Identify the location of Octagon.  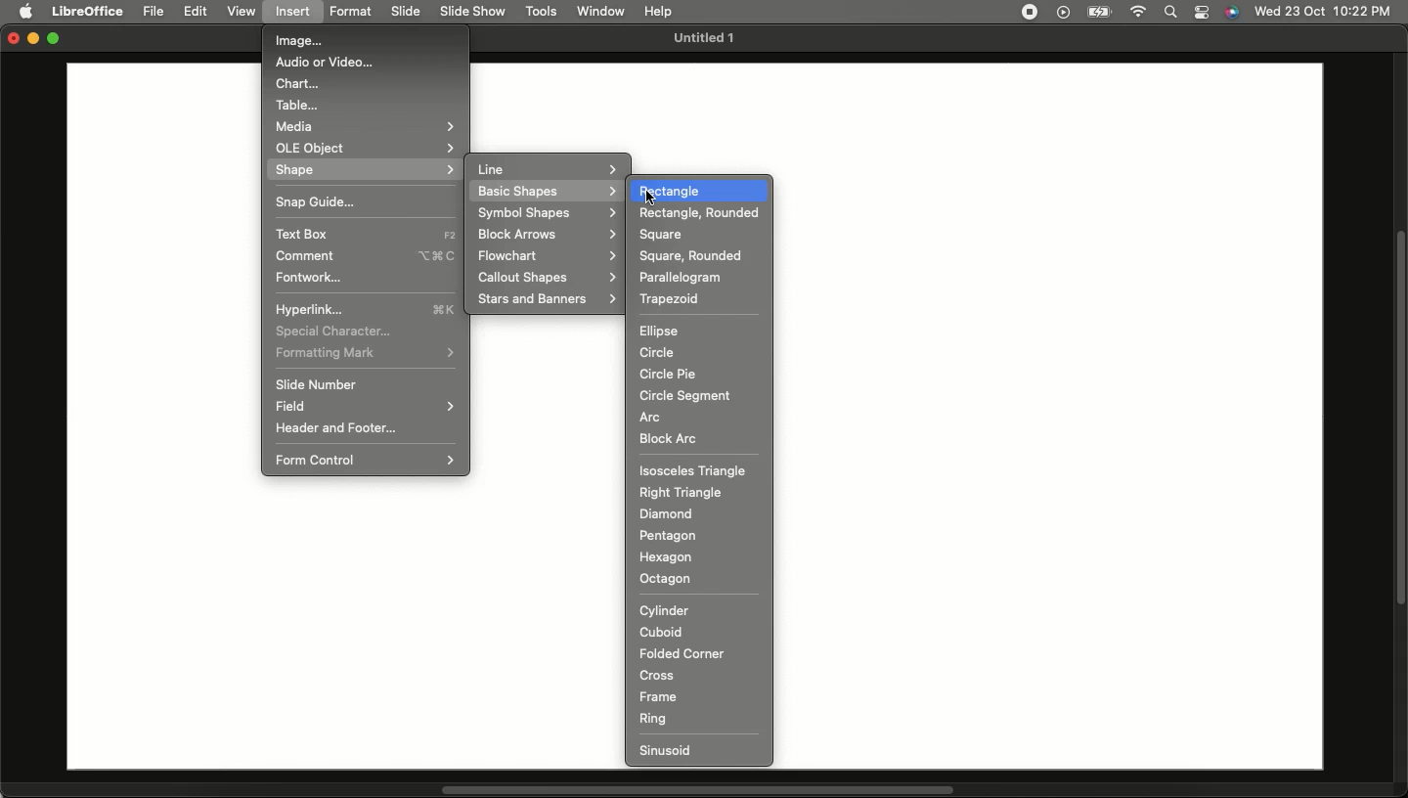
(667, 579).